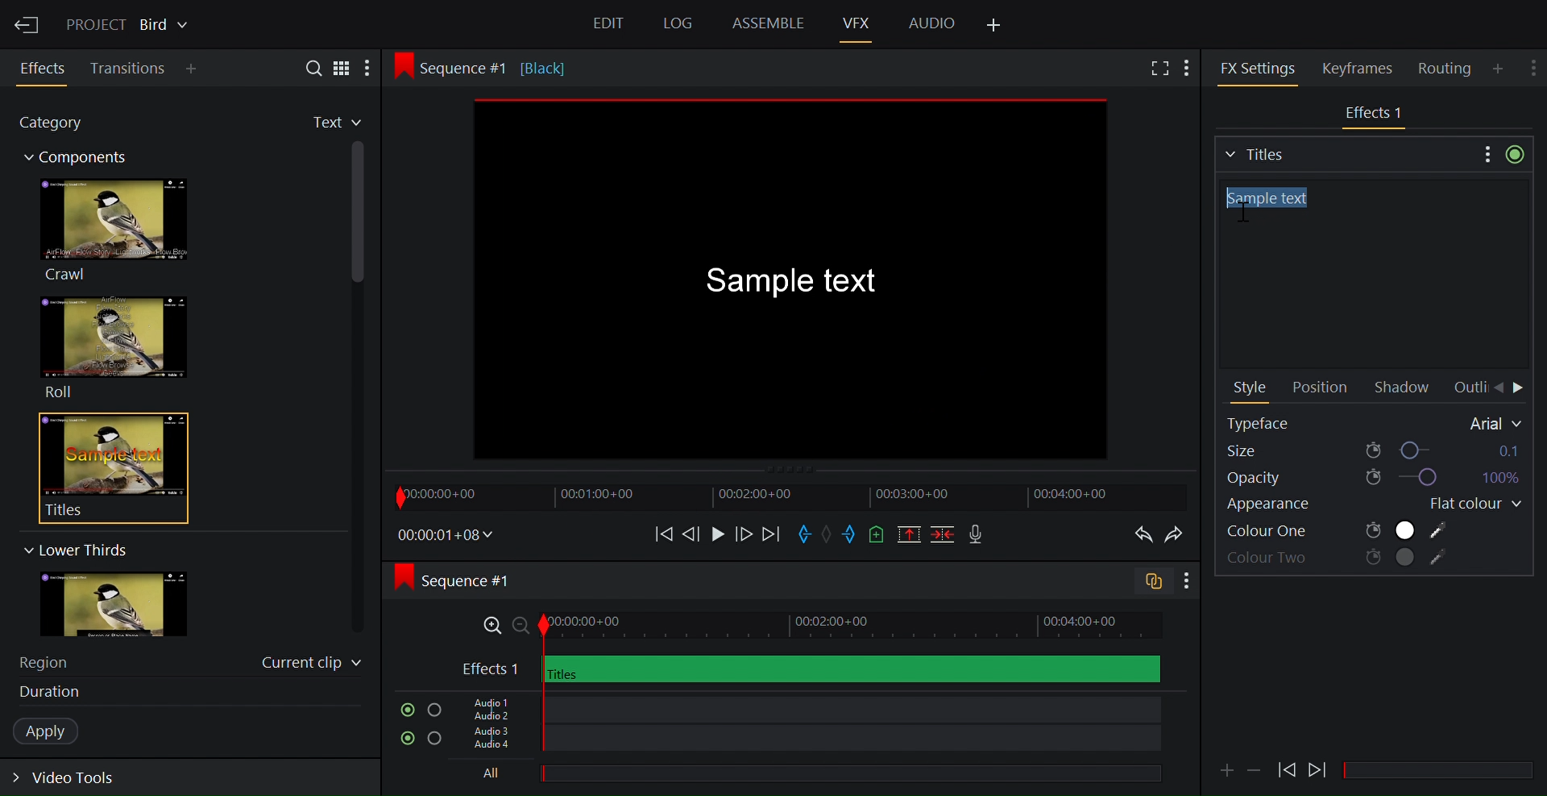  Describe the element at coordinates (1364, 68) in the screenshot. I see `Keyframes` at that location.